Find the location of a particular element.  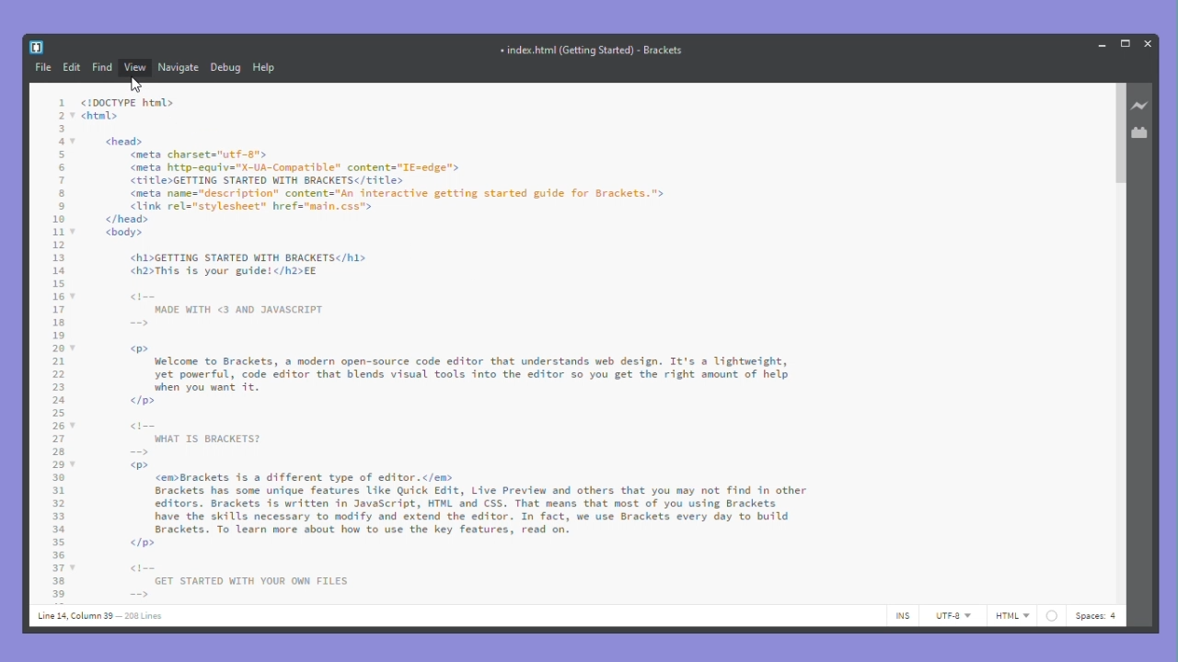

HTML is located at coordinates (1025, 616).